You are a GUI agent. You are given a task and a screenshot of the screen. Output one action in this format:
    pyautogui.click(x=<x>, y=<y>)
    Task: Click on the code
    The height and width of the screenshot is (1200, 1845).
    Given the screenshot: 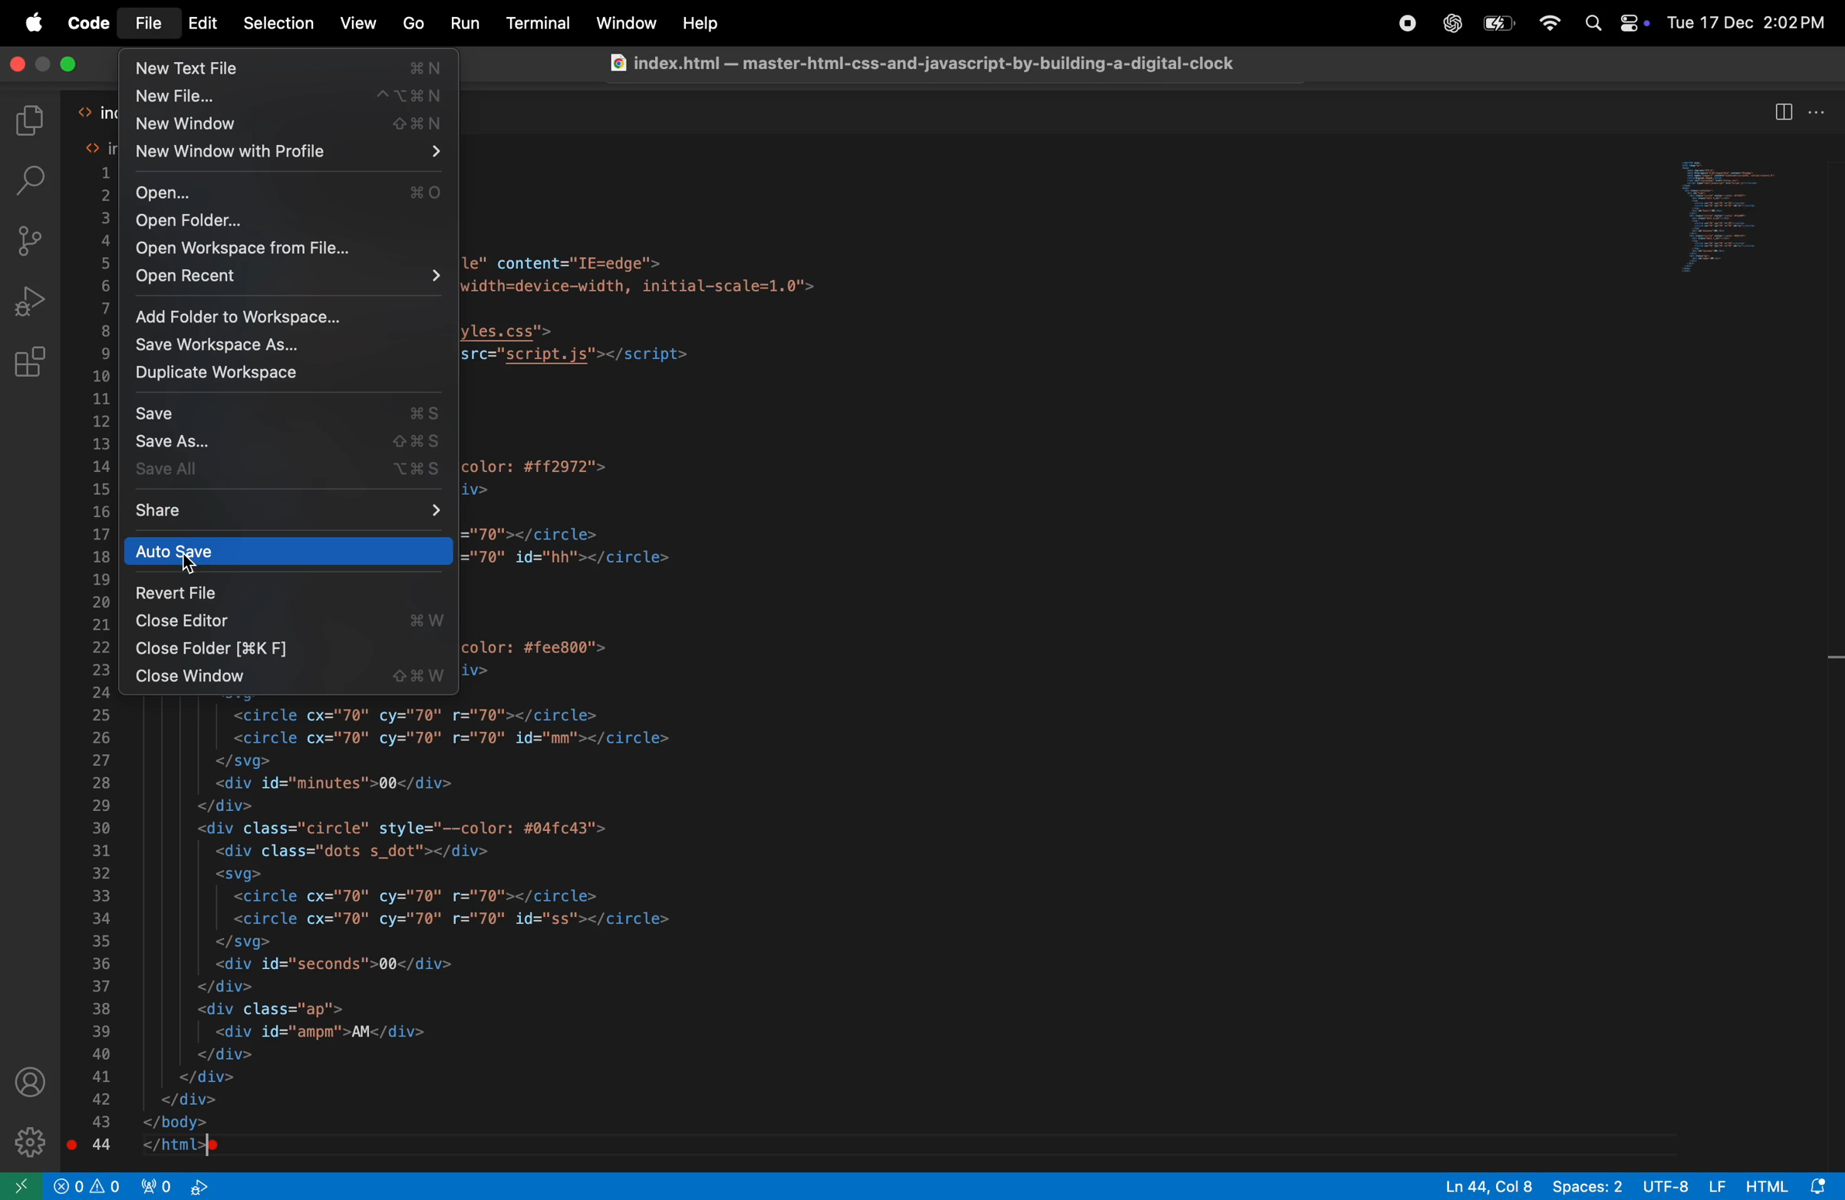 What is the action you would take?
    pyautogui.click(x=87, y=21)
    